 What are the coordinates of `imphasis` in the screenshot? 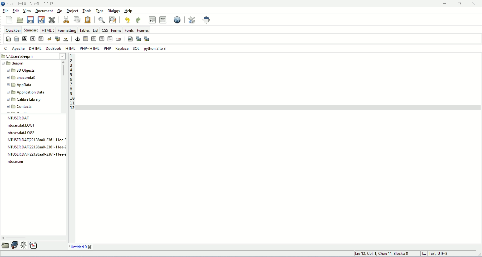 It's located at (33, 38).